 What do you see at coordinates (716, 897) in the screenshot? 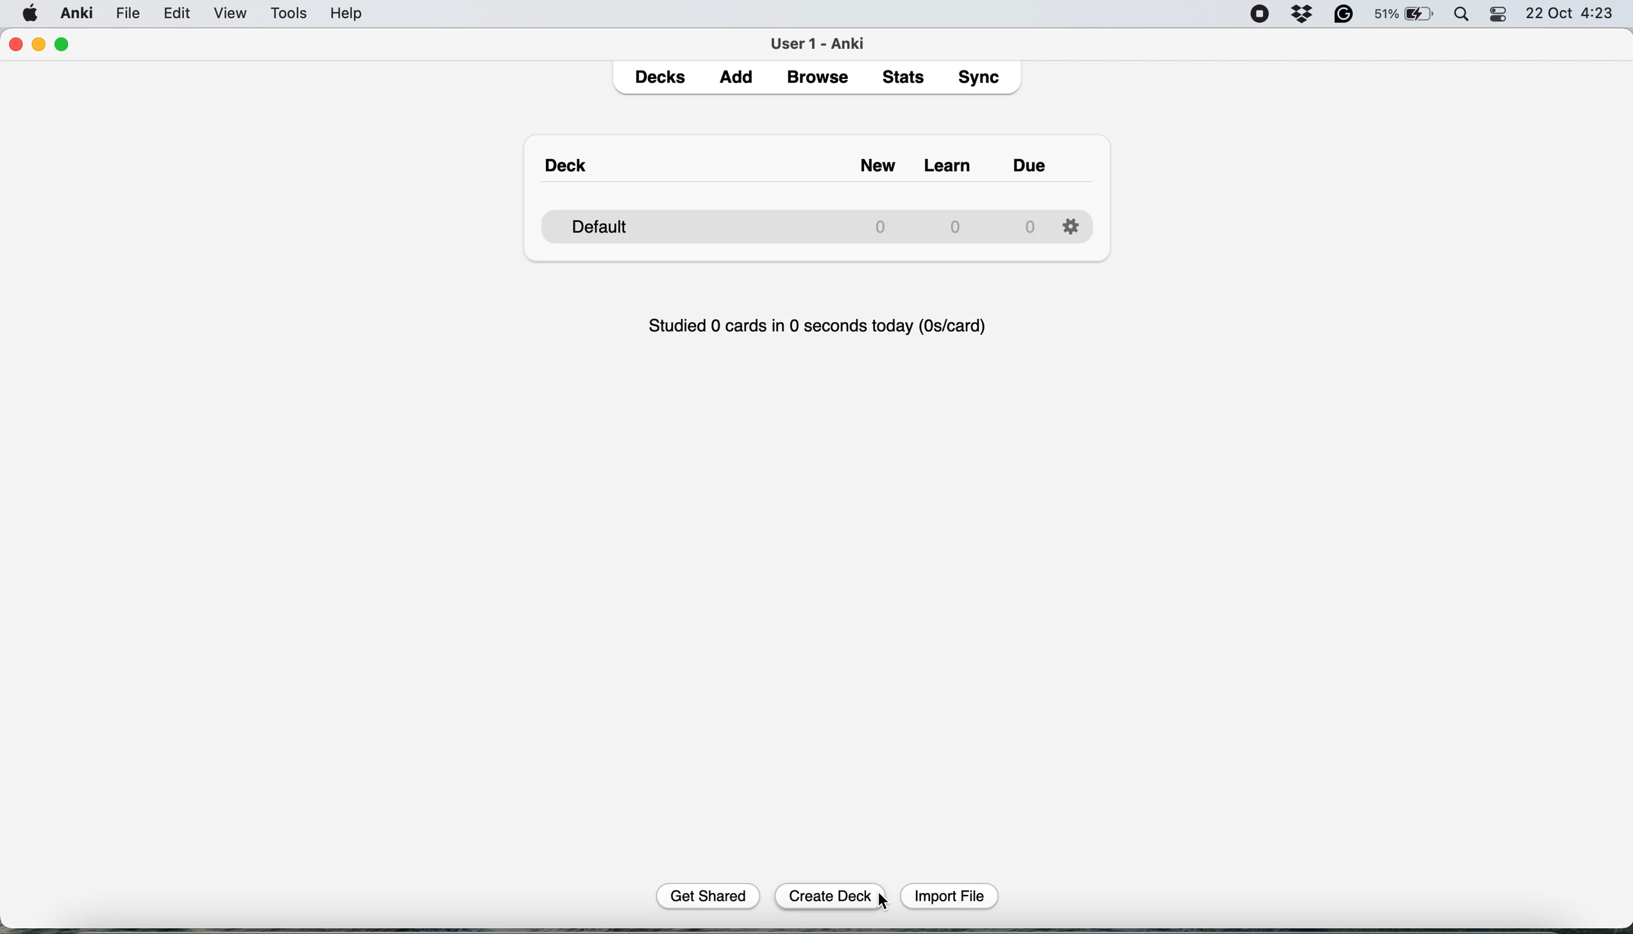
I see `get shared` at bounding box center [716, 897].